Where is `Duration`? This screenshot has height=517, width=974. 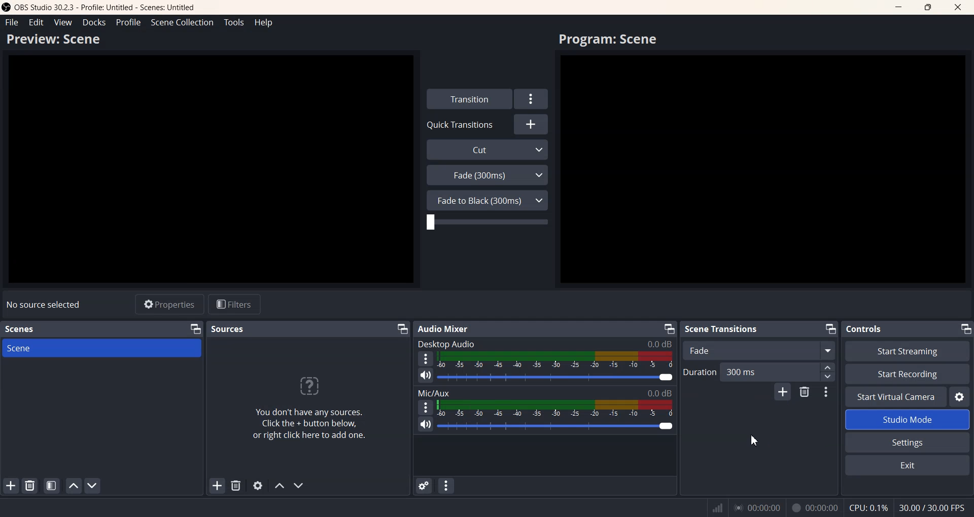
Duration is located at coordinates (750, 372).